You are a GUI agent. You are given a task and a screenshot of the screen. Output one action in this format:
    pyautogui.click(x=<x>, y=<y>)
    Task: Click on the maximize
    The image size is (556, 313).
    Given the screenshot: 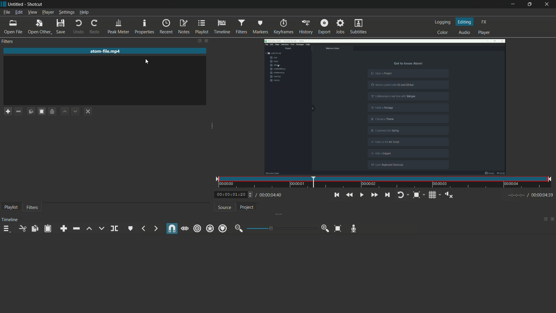 What is the action you would take?
    pyautogui.click(x=530, y=4)
    